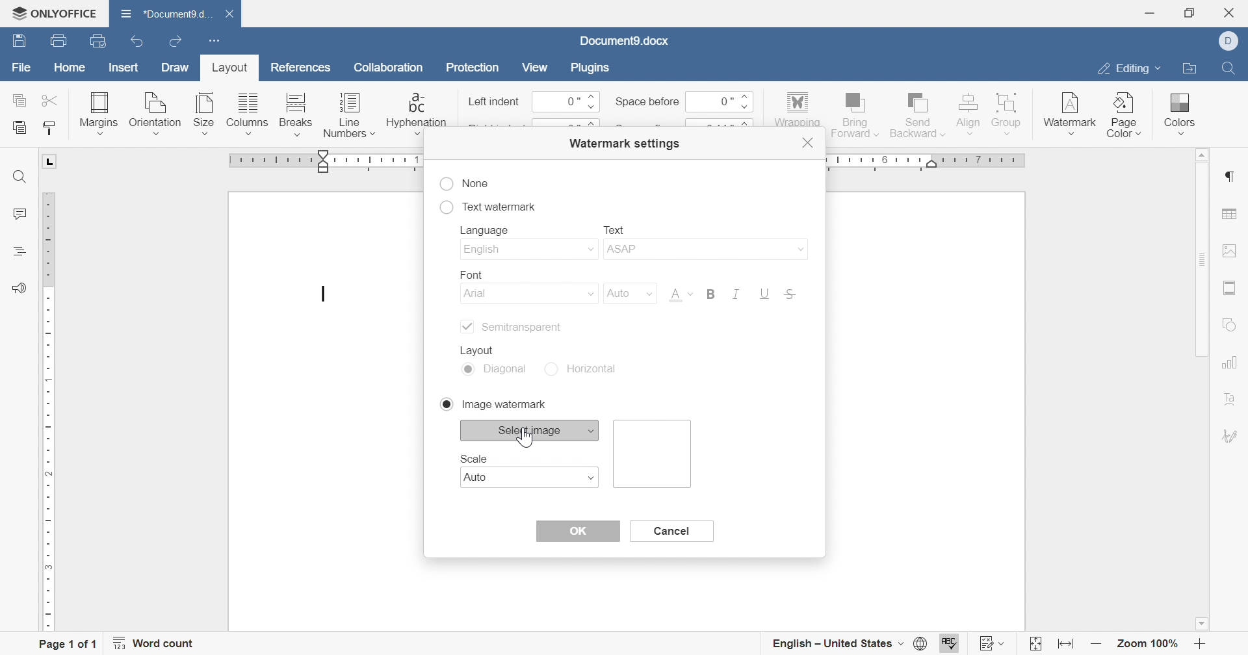 This screenshot has width=1248, height=655. What do you see at coordinates (18, 251) in the screenshot?
I see `headings` at bounding box center [18, 251].